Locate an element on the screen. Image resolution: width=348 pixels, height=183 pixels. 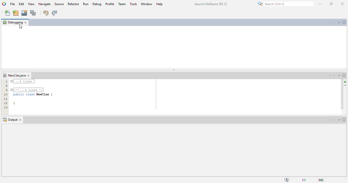
--.4 Lines |
TTT]
public class NewClas |
} is located at coordinates (32, 93).